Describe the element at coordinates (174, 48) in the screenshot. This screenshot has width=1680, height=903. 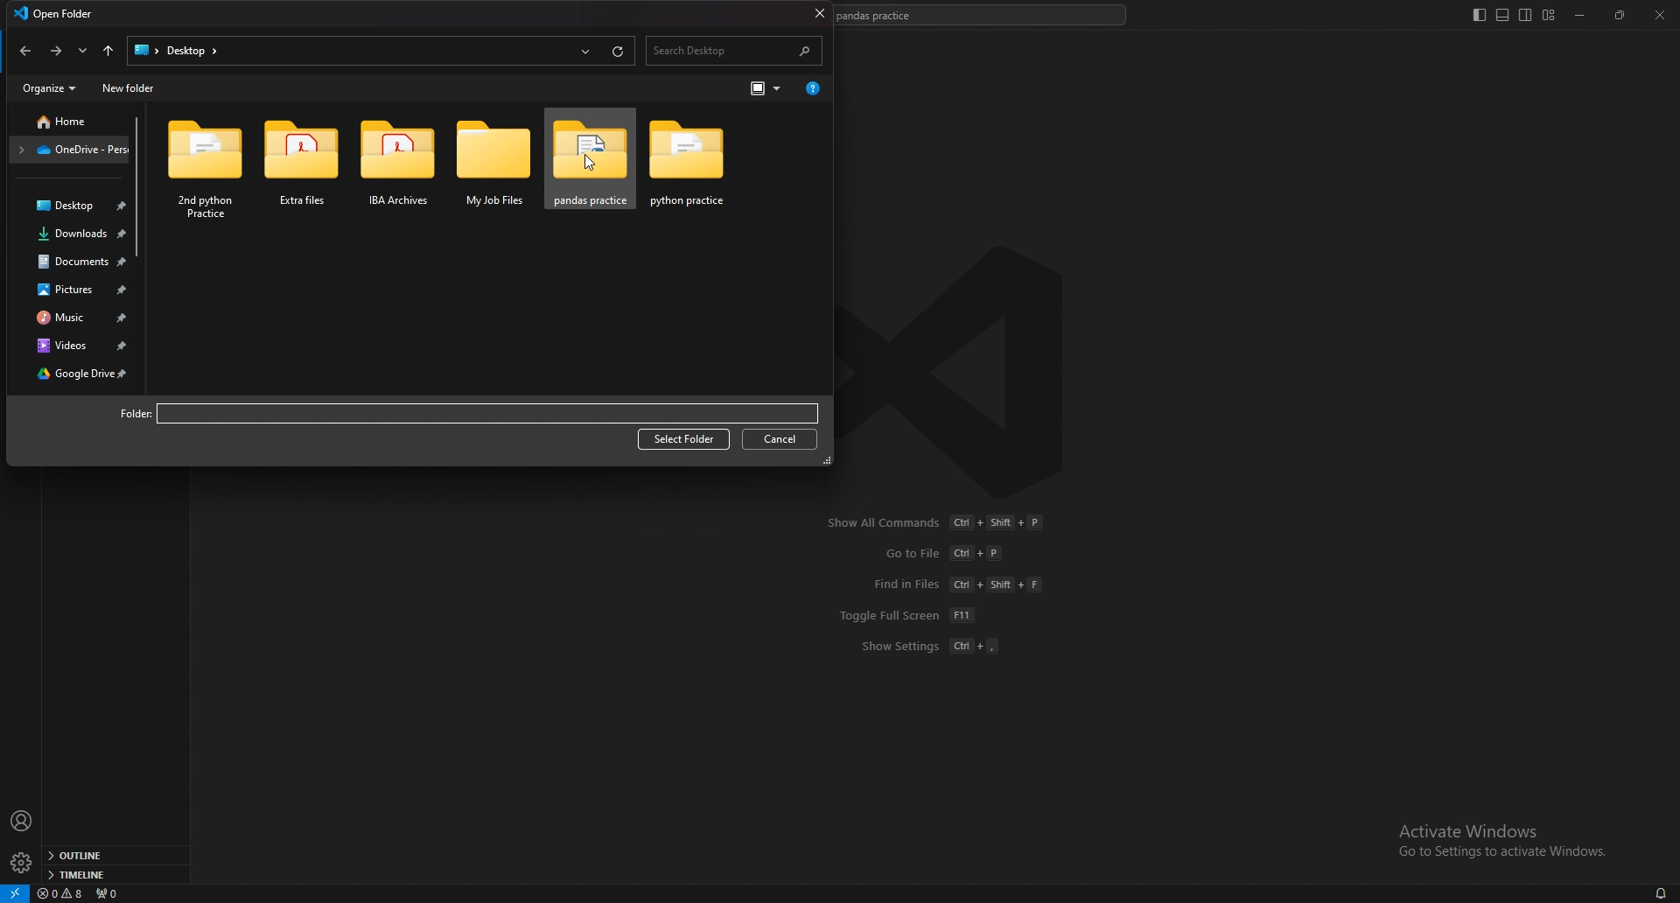
I see `desktop` at that location.